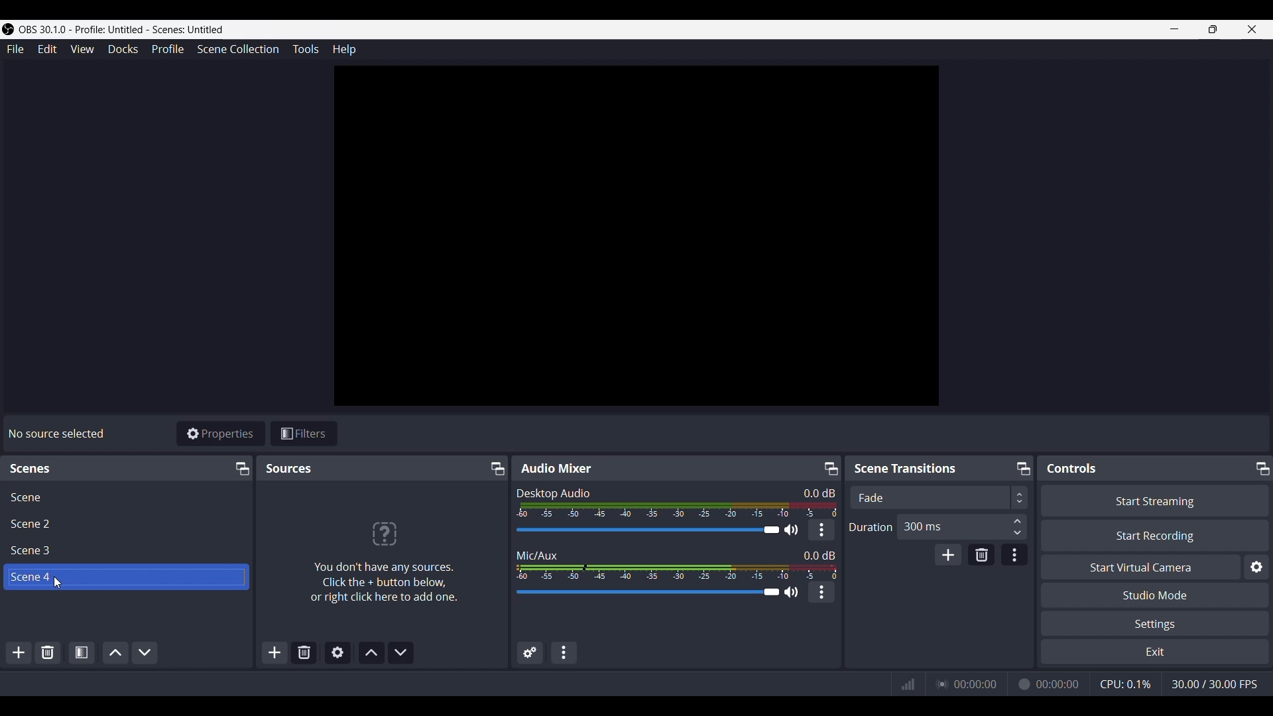 Image resolution: width=1273 pixels, height=716 pixels. I want to click on CPU Usage, so click(1126, 684).